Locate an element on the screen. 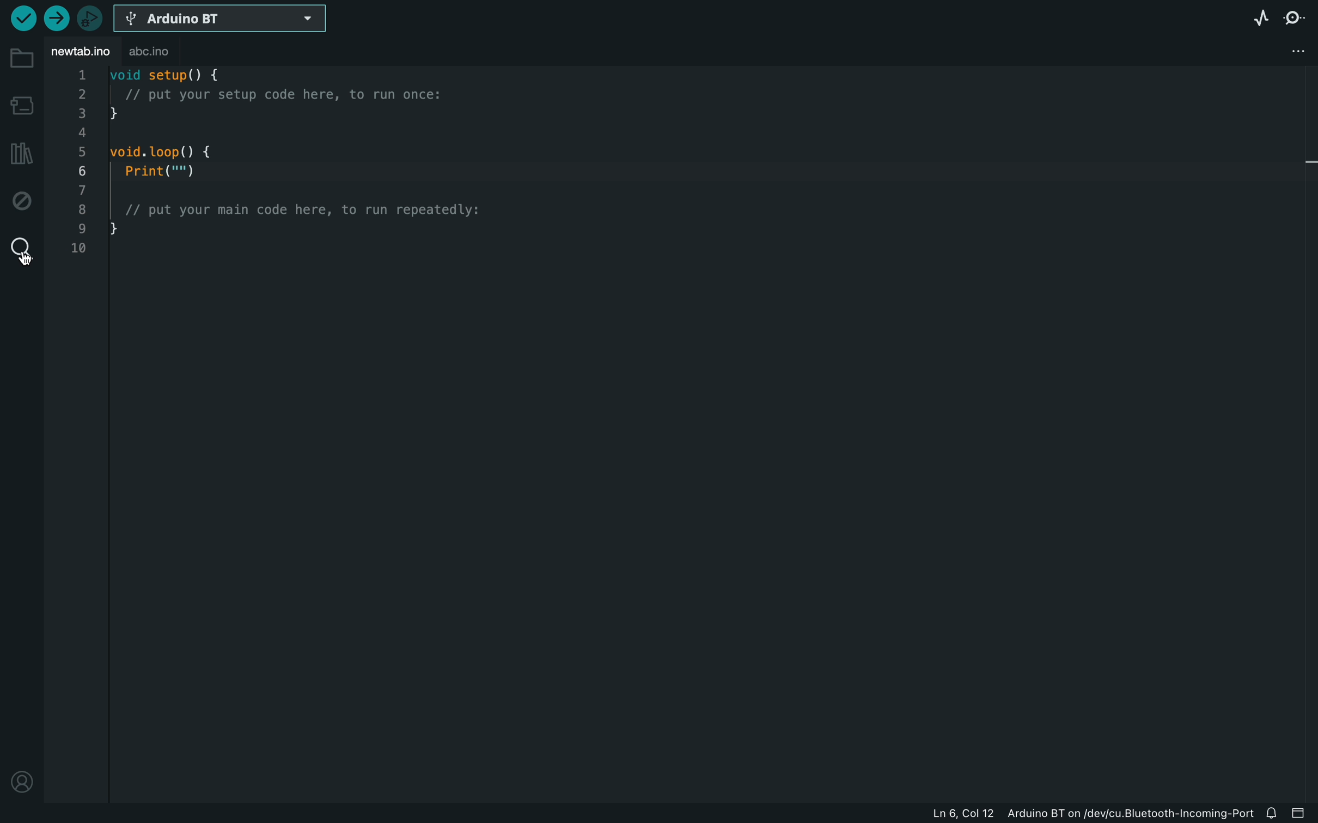  upload is located at coordinates (58, 18).